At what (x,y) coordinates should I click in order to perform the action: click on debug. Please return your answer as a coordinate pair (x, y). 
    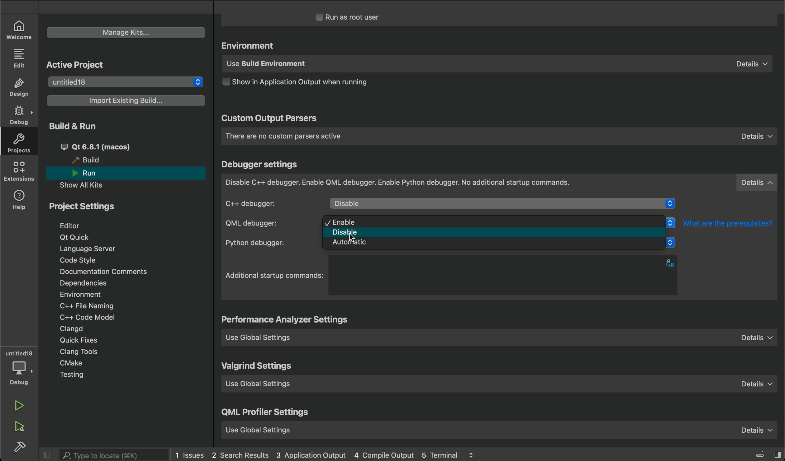
    Looking at the image, I should click on (22, 373).